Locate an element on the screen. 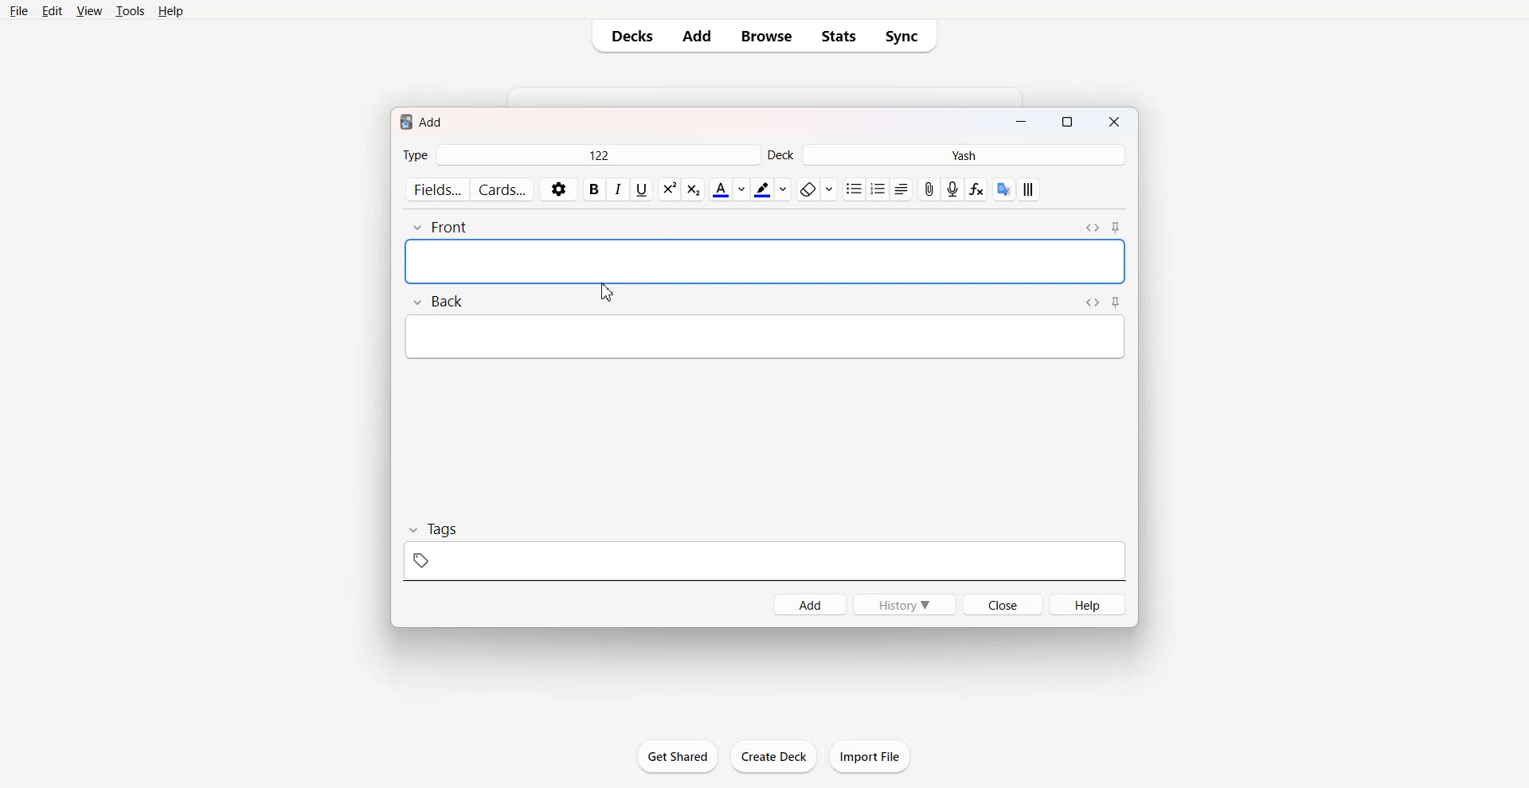 The image size is (1529, 788). Italic is located at coordinates (617, 189).